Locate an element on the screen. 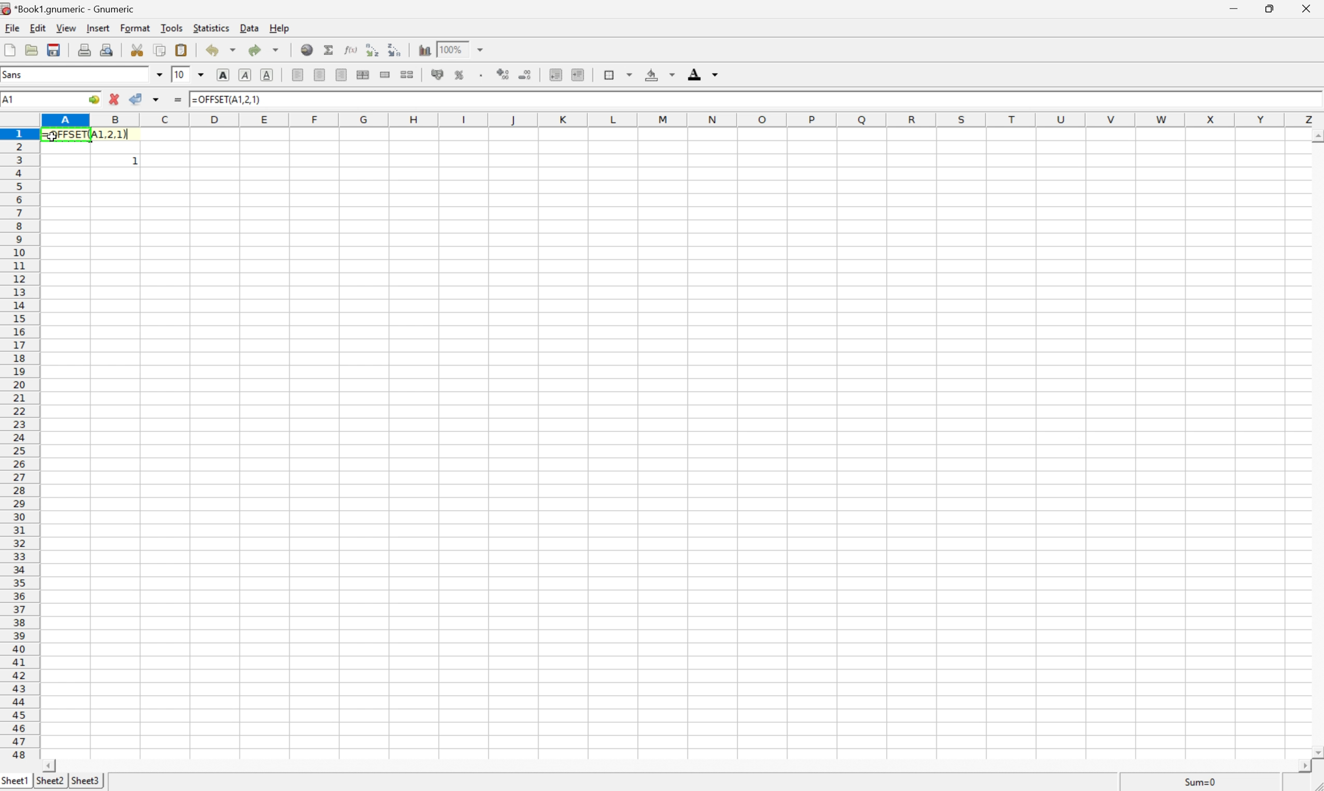  statistics is located at coordinates (211, 27).